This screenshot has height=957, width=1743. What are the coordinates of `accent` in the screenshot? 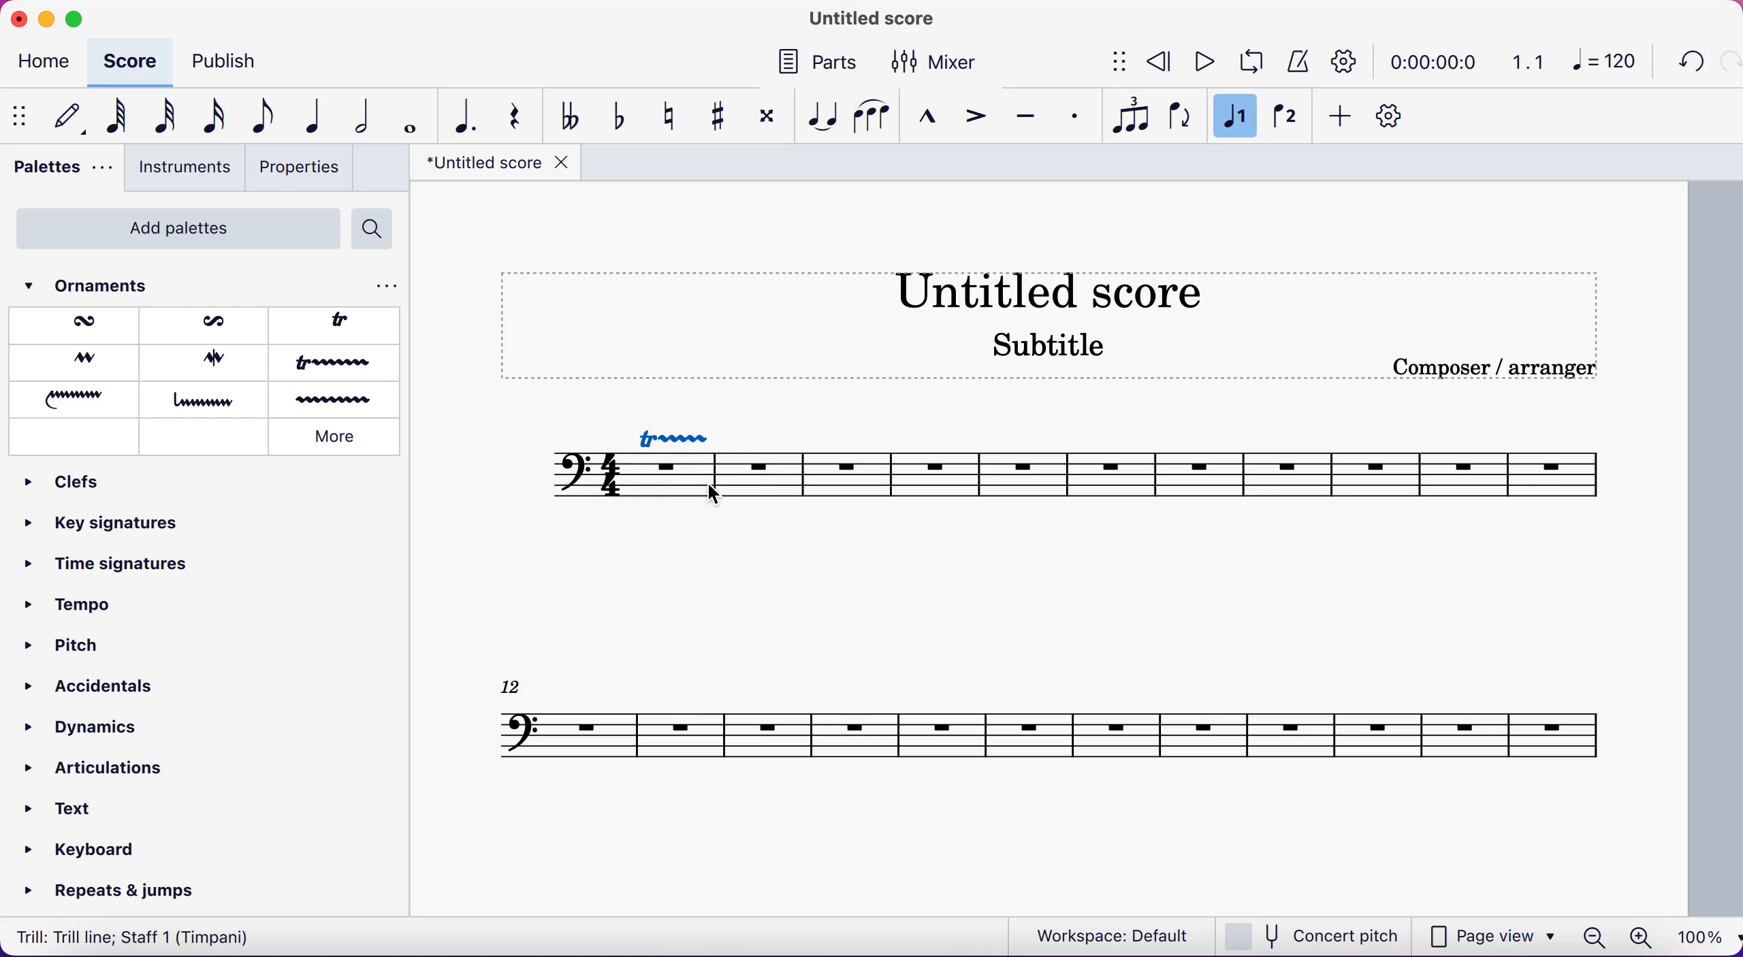 It's located at (975, 116).